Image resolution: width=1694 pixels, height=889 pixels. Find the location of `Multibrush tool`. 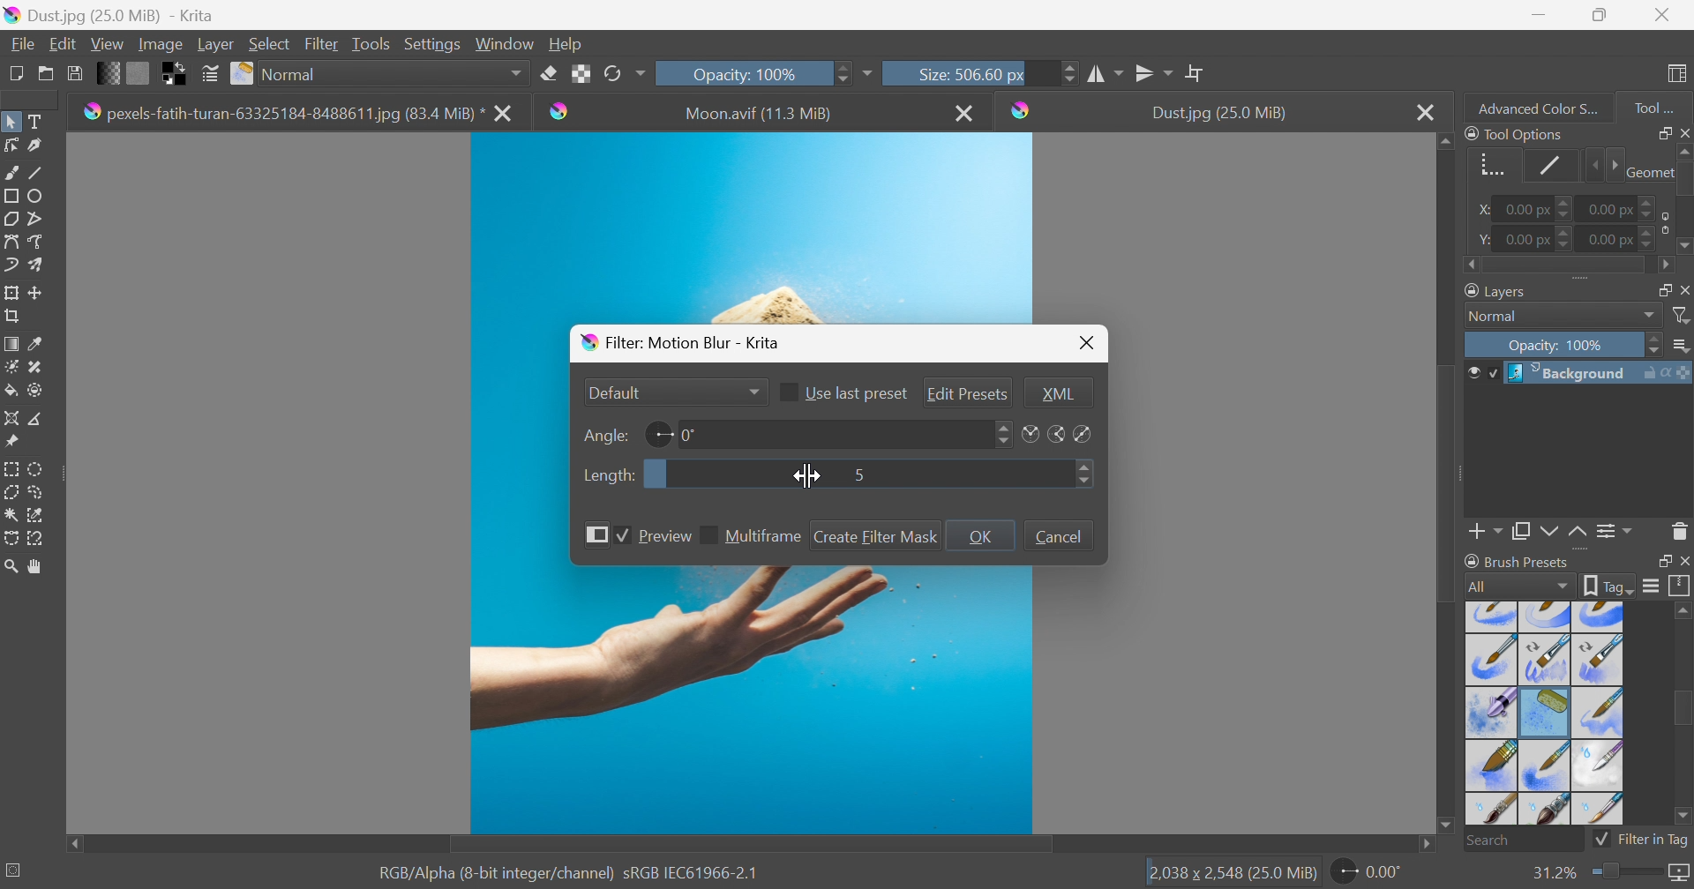

Multibrush tool is located at coordinates (41, 265).